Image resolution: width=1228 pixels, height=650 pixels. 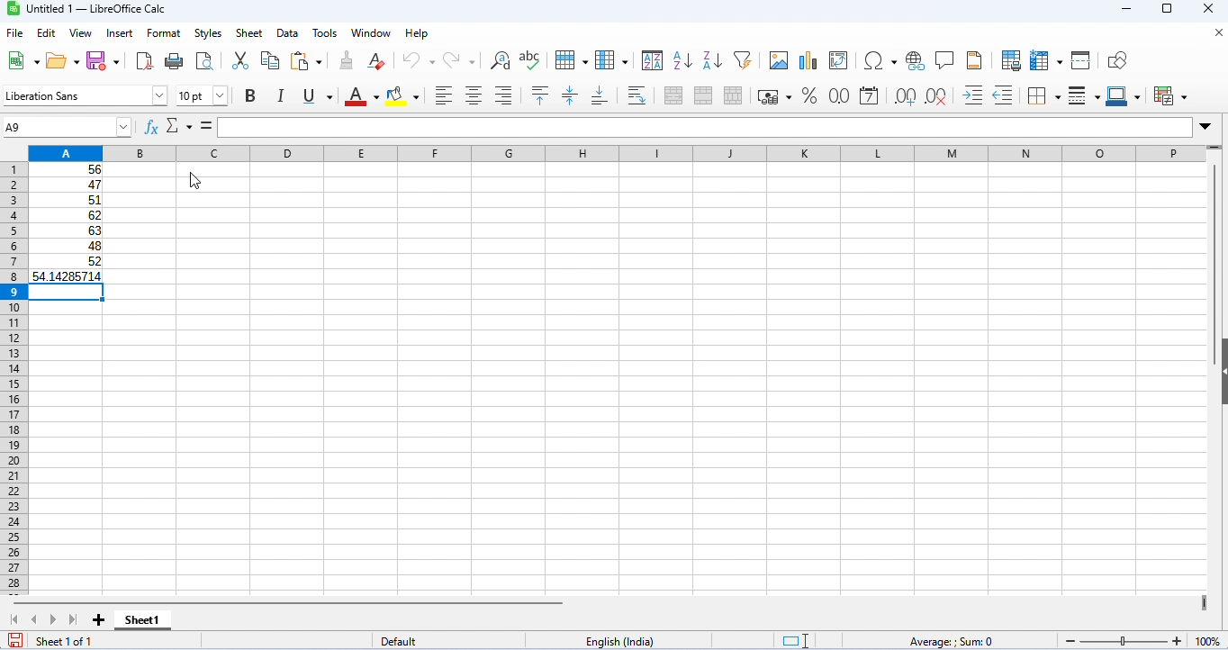 I want to click on clone, so click(x=346, y=59).